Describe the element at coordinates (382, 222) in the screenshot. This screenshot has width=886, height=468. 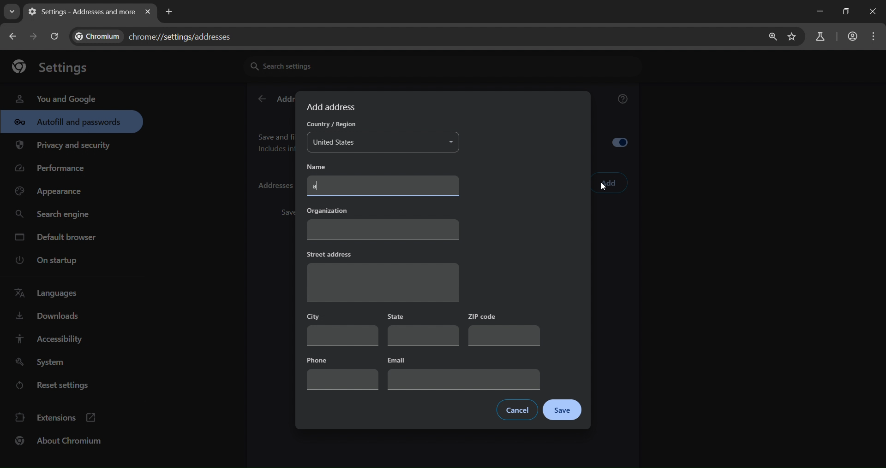
I see `organization` at that location.